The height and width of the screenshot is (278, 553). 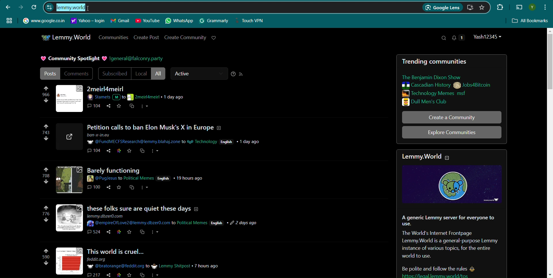 What do you see at coordinates (49, 73) in the screenshot?
I see `Post` at bounding box center [49, 73].